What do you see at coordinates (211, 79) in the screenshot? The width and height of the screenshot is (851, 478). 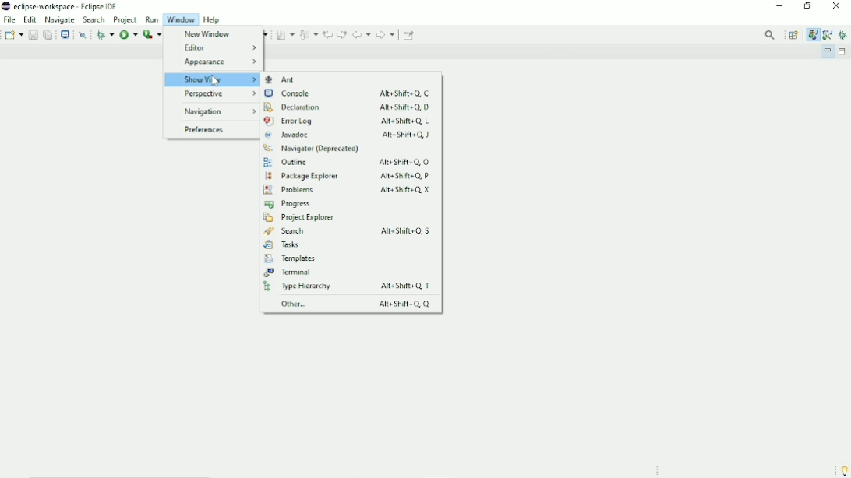 I see `Show View` at bounding box center [211, 79].